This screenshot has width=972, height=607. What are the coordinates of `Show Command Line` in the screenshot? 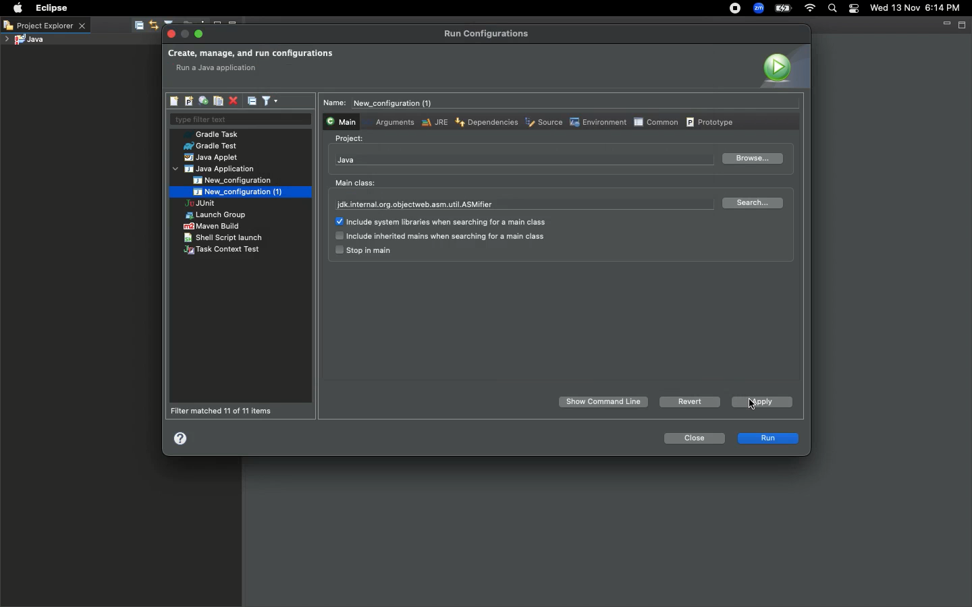 It's located at (605, 402).